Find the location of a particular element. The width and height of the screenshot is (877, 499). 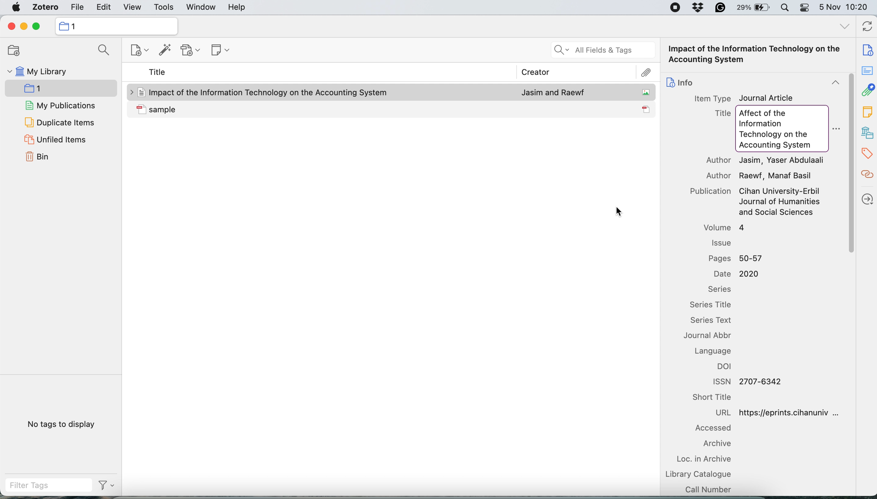

Pages 50-57 is located at coordinates (735, 259).